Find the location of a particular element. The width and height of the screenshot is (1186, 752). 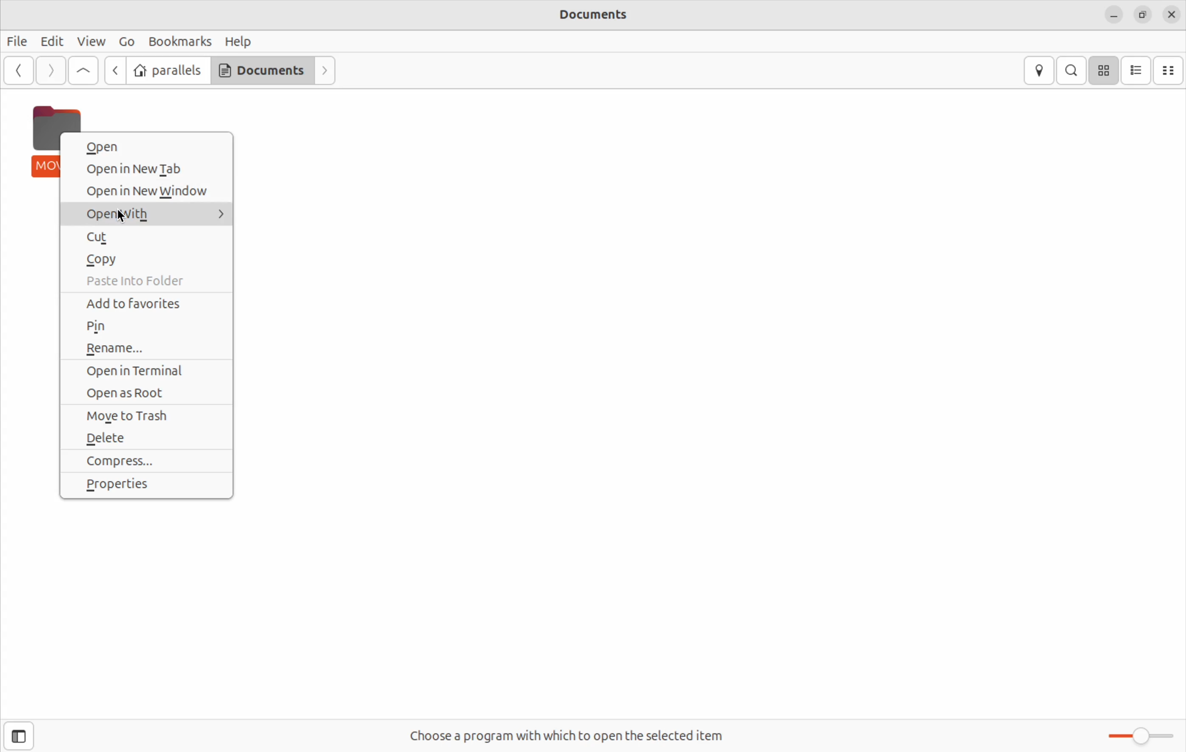

Go up is located at coordinates (83, 71).